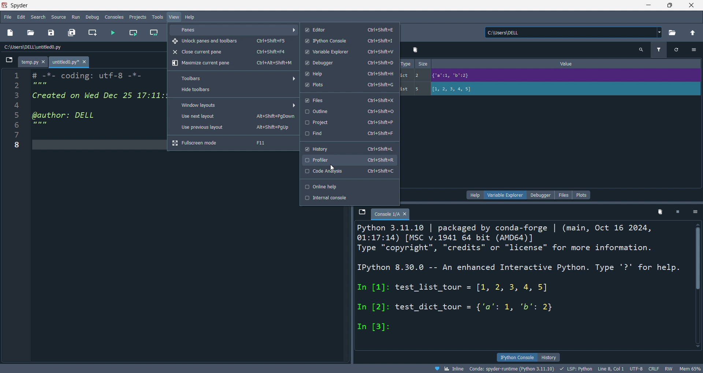 This screenshot has height=373, width=703. I want to click on view, so click(175, 17).